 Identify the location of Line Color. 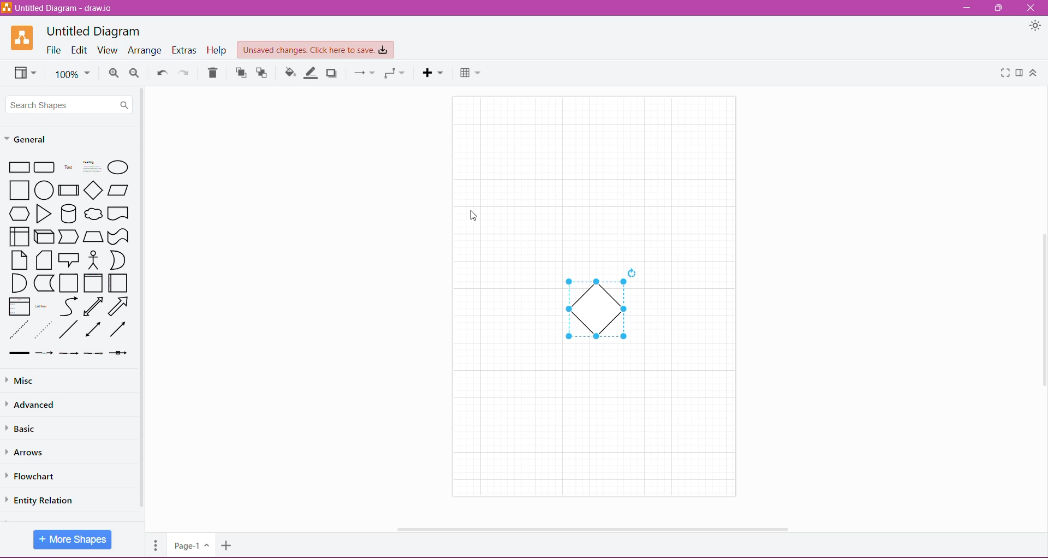
(310, 72).